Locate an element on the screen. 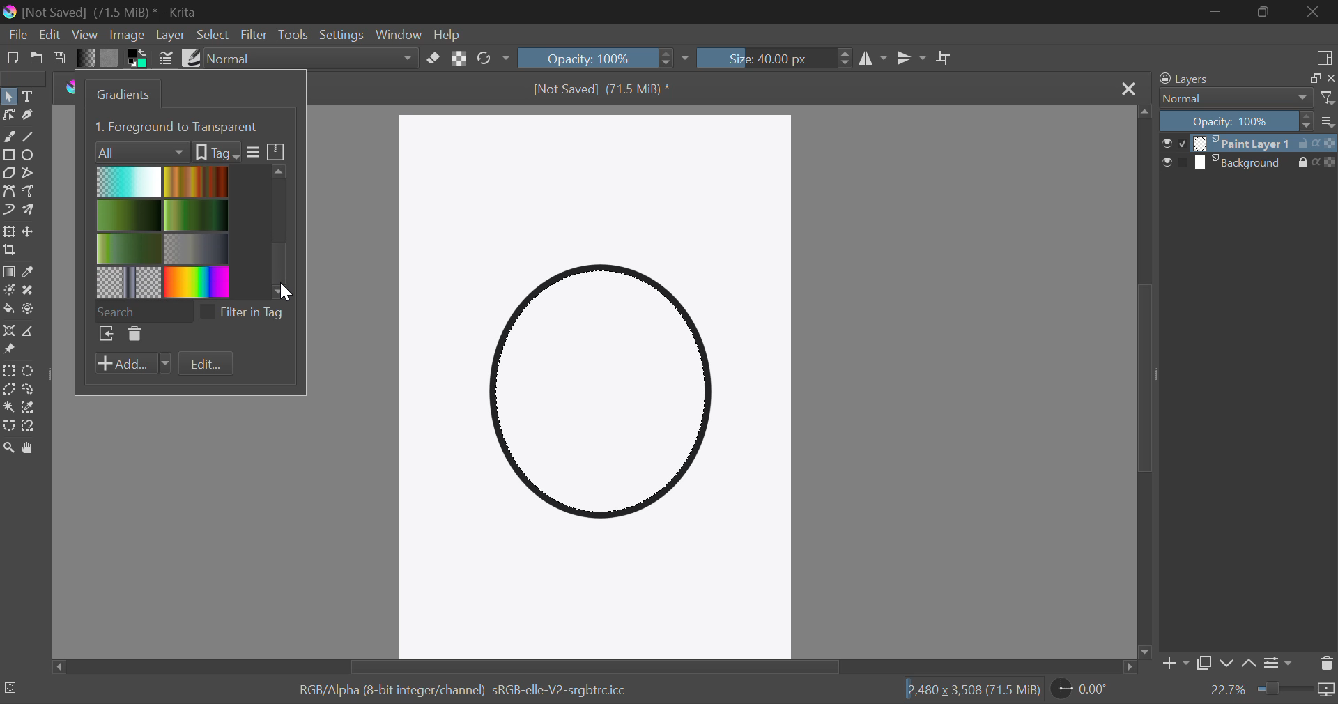 This screenshot has height=704, width=1338. Dynamic Brush is located at coordinates (9, 211).